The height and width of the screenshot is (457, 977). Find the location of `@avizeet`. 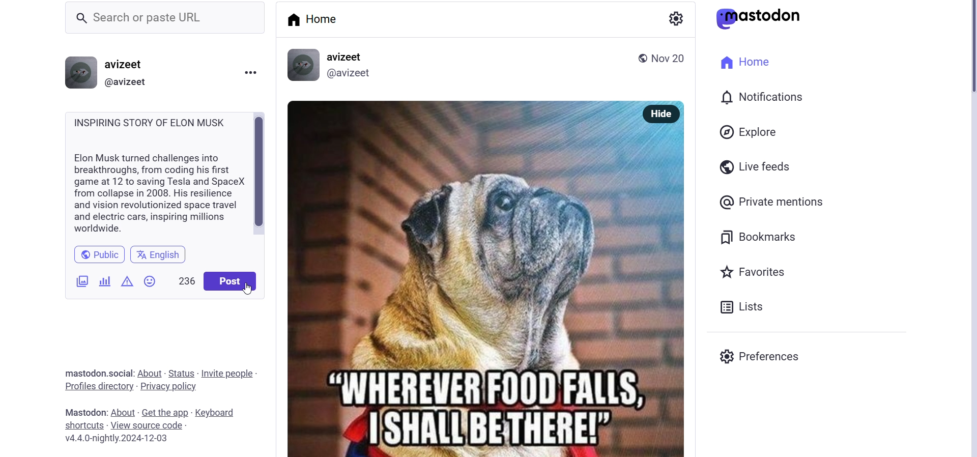

@avizeet is located at coordinates (352, 73).